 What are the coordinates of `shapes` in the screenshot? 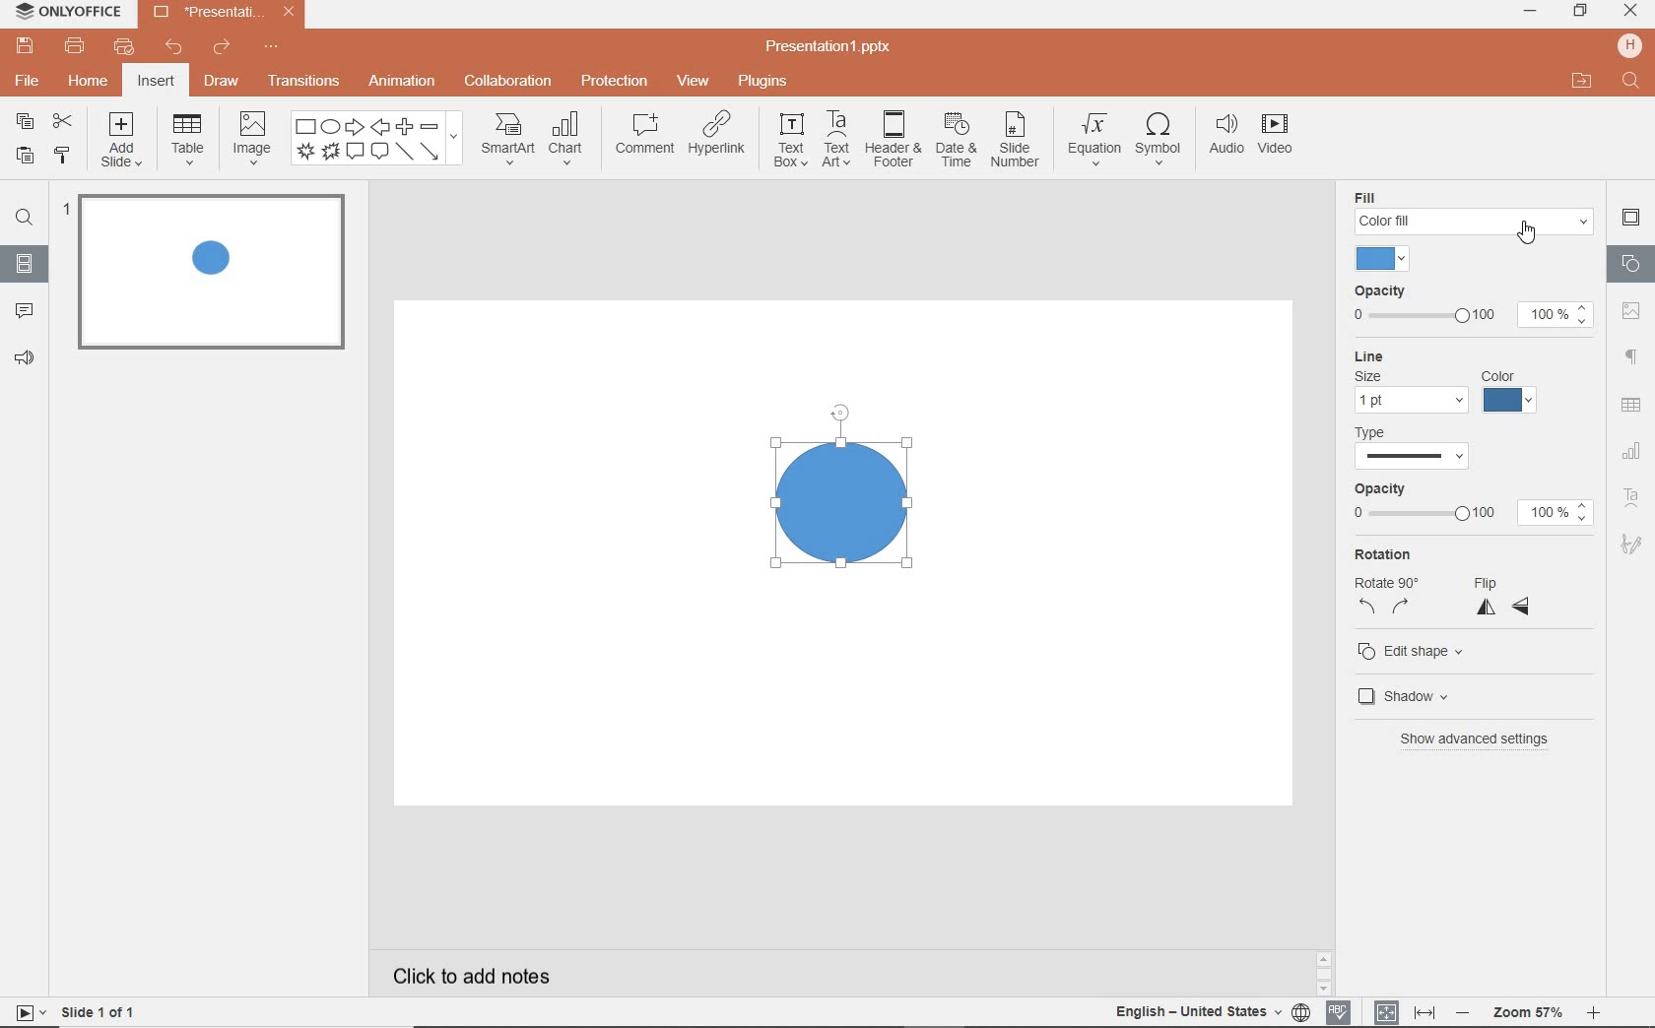 It's located at (377, 139).